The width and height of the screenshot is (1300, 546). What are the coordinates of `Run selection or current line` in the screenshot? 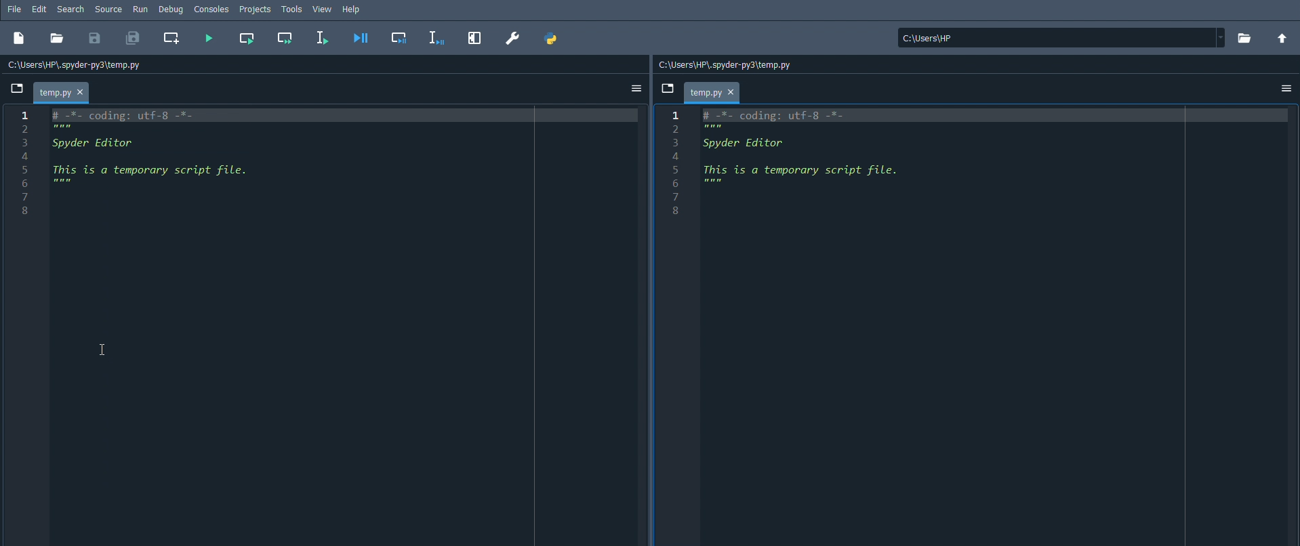 It's located at (323, 38).